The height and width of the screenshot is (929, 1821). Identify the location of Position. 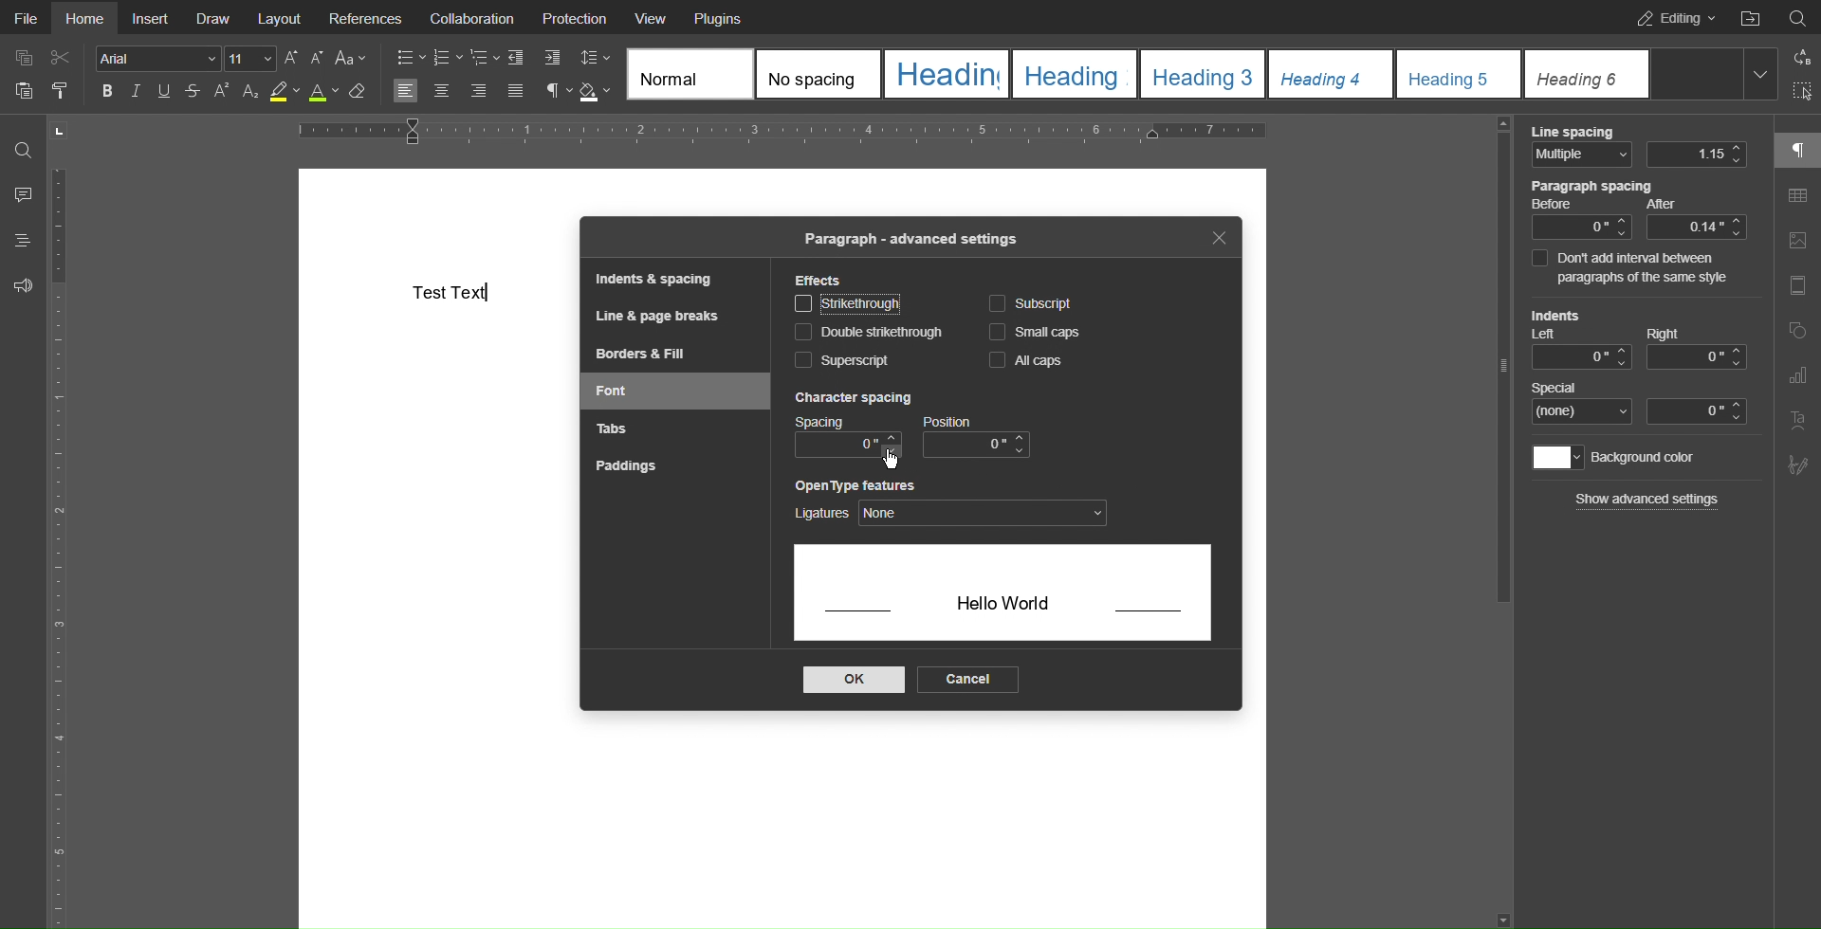
(977, 437).